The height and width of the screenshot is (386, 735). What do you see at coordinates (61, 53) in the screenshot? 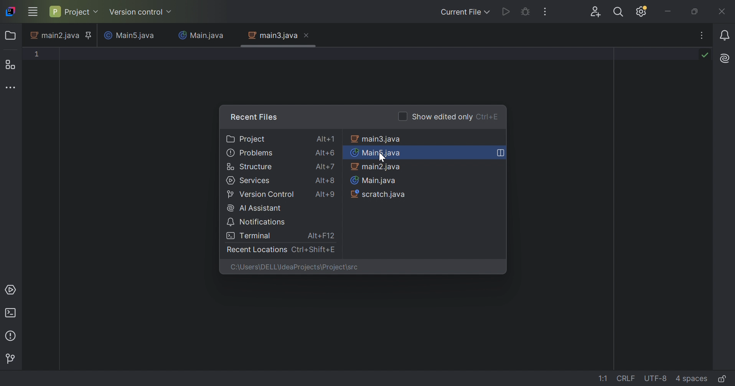
I see `Typing text pointer` at bounding box center [61, 53].